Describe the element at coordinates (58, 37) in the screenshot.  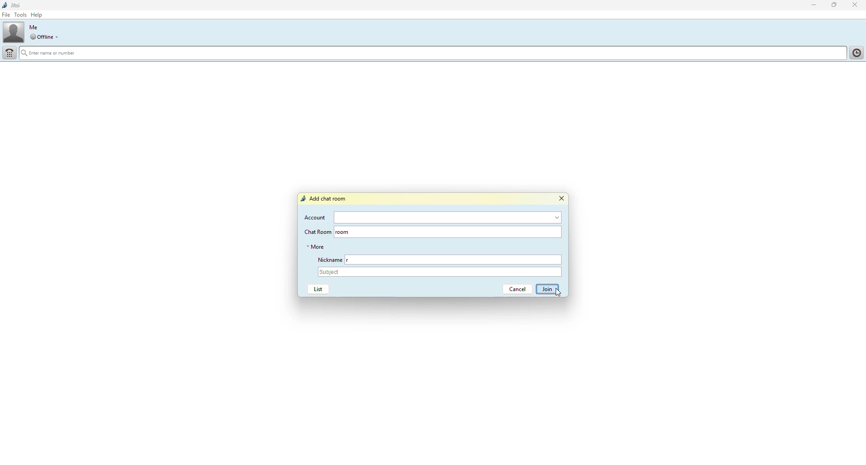
I see `drop down` at that location.